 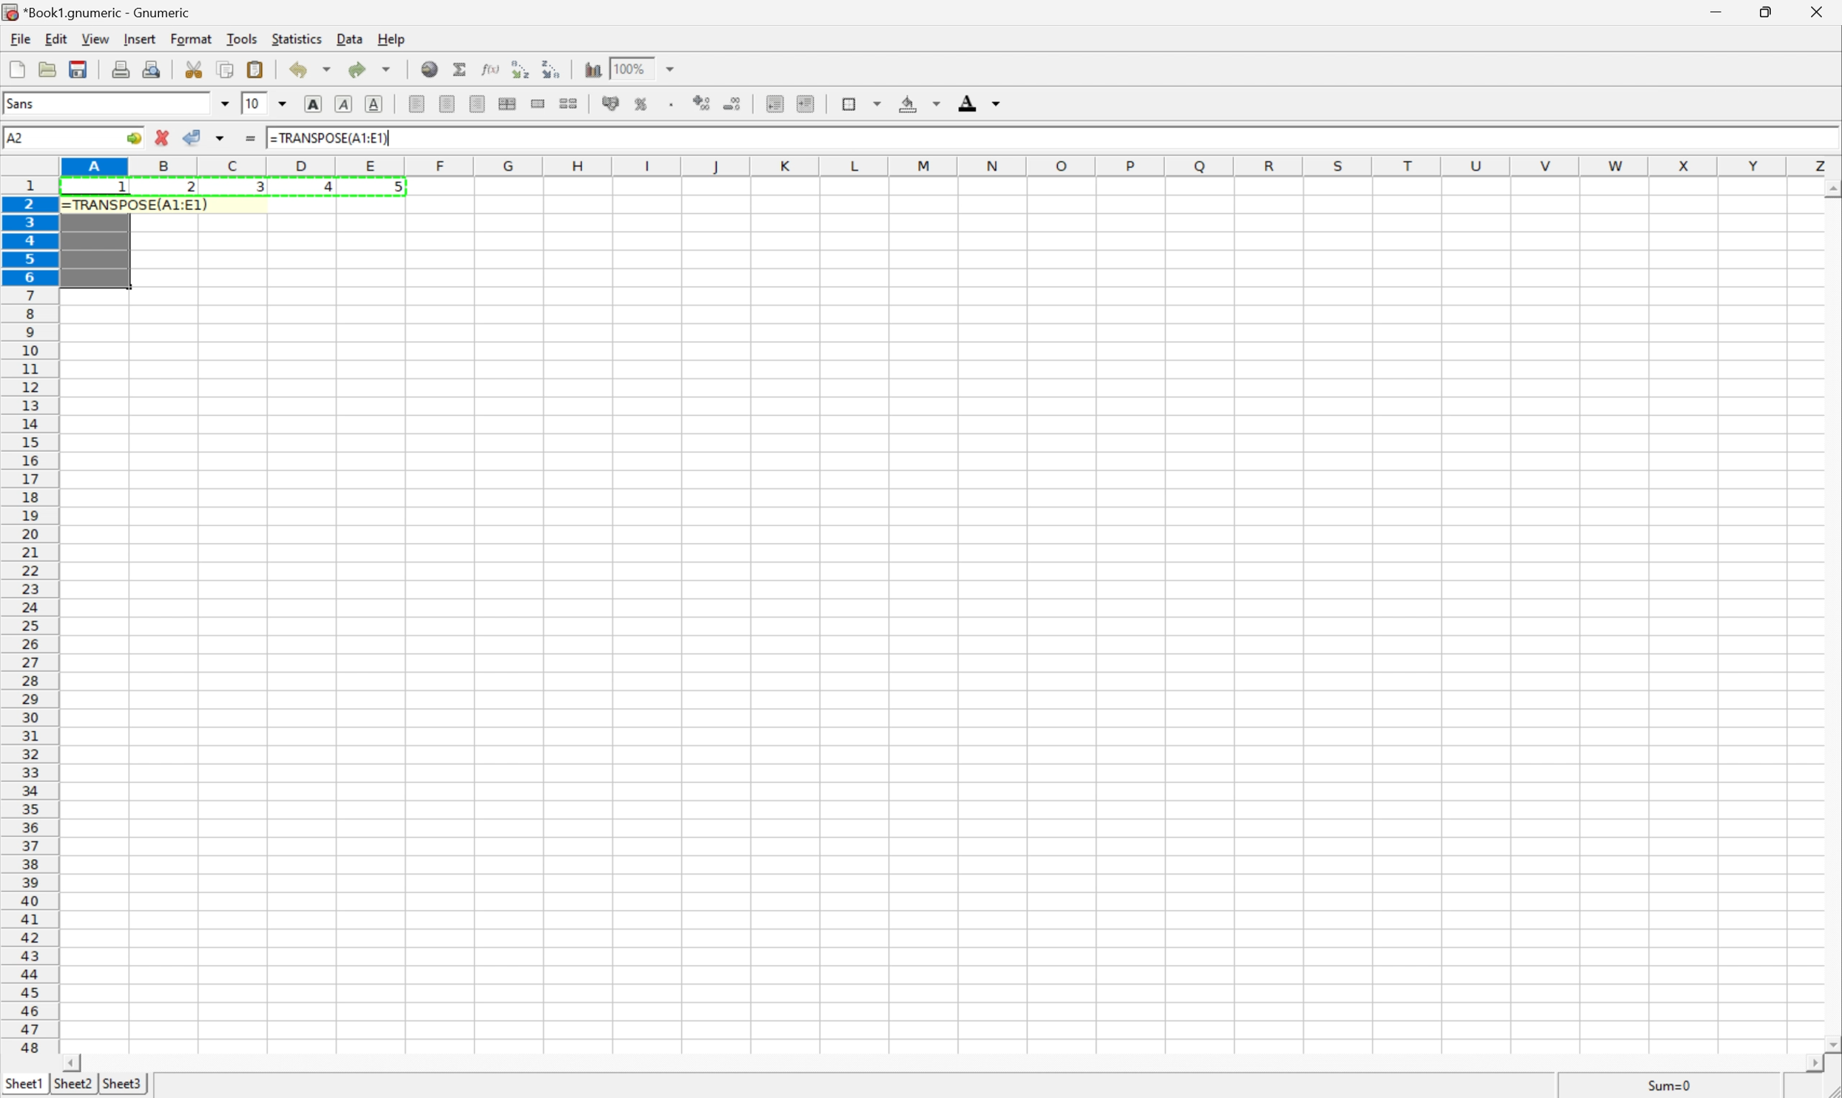 I want to click on merge a range of cells, so click(x=539, y=105).